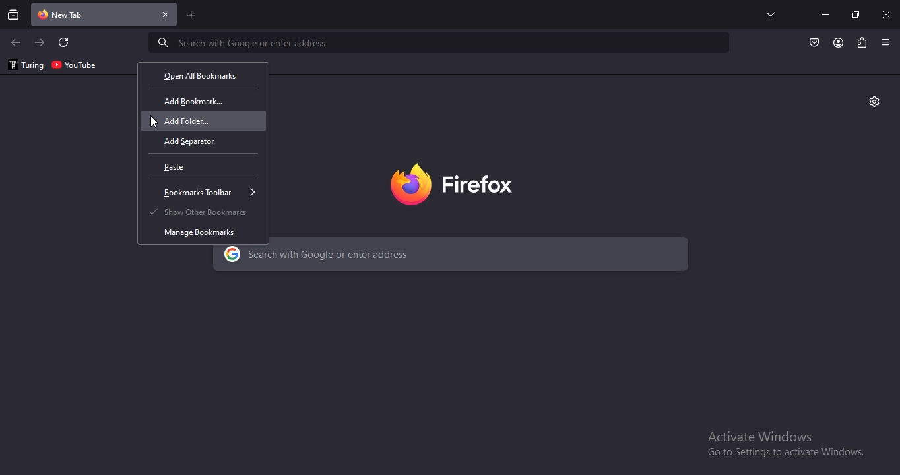 This screenshot has height=475, width=900. I want to click on search all recent and current tabs, so click(15, 16).